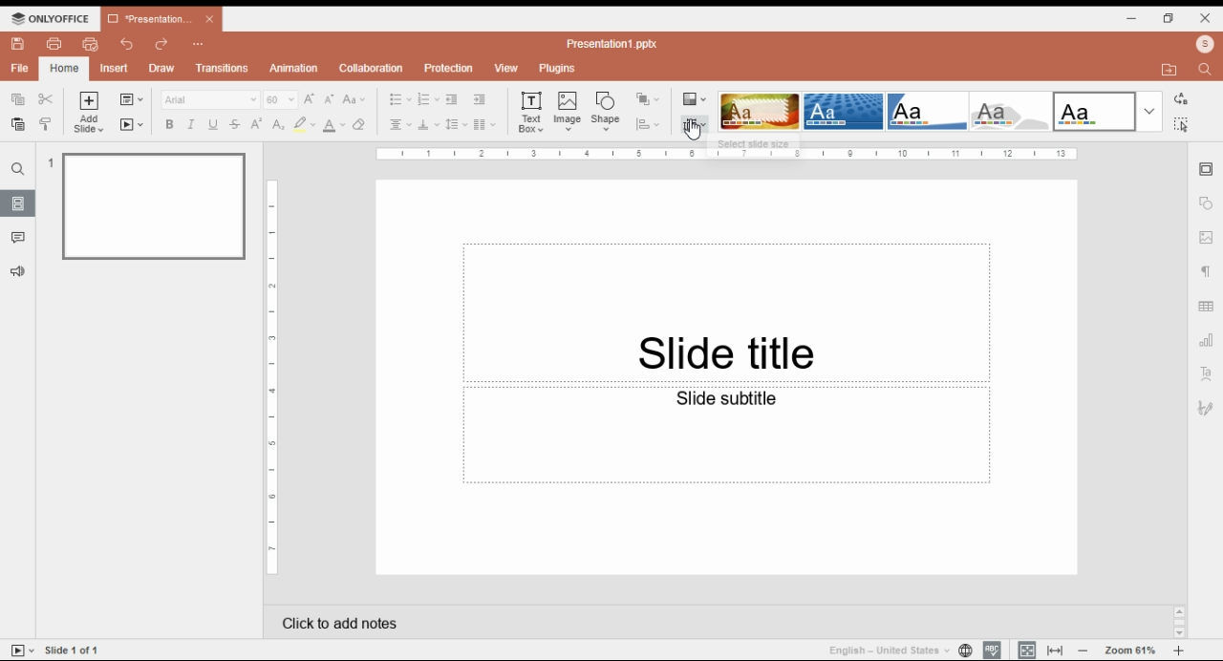 Image resolution: width=1223 pixels, height=661 pixels. I want to click on Slide title, so click(726, 313).